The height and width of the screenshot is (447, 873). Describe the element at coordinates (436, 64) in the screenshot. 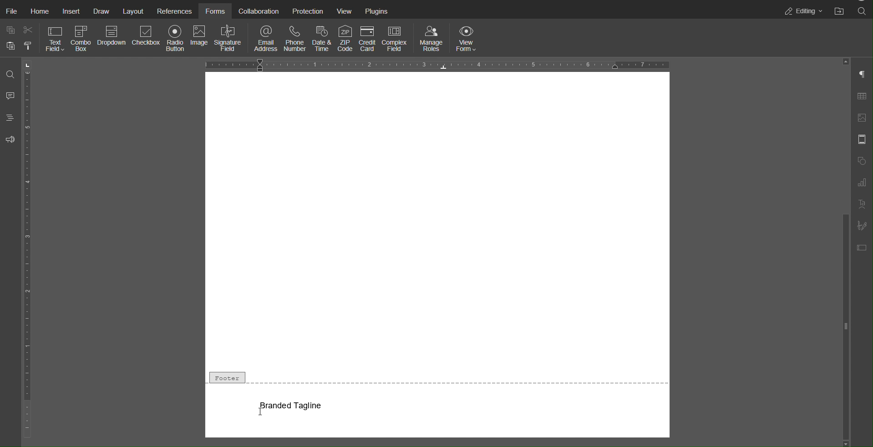

I see `Horizontal Ruler` at that location.